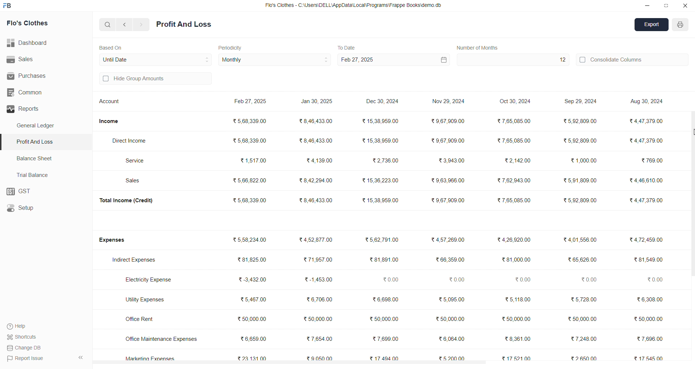 This screenshot has height=369, width=695. What do you see at coordinates (386, 359) in the screenshot?
I see `₹ 17,494.00` at bounding box center [386, 359].